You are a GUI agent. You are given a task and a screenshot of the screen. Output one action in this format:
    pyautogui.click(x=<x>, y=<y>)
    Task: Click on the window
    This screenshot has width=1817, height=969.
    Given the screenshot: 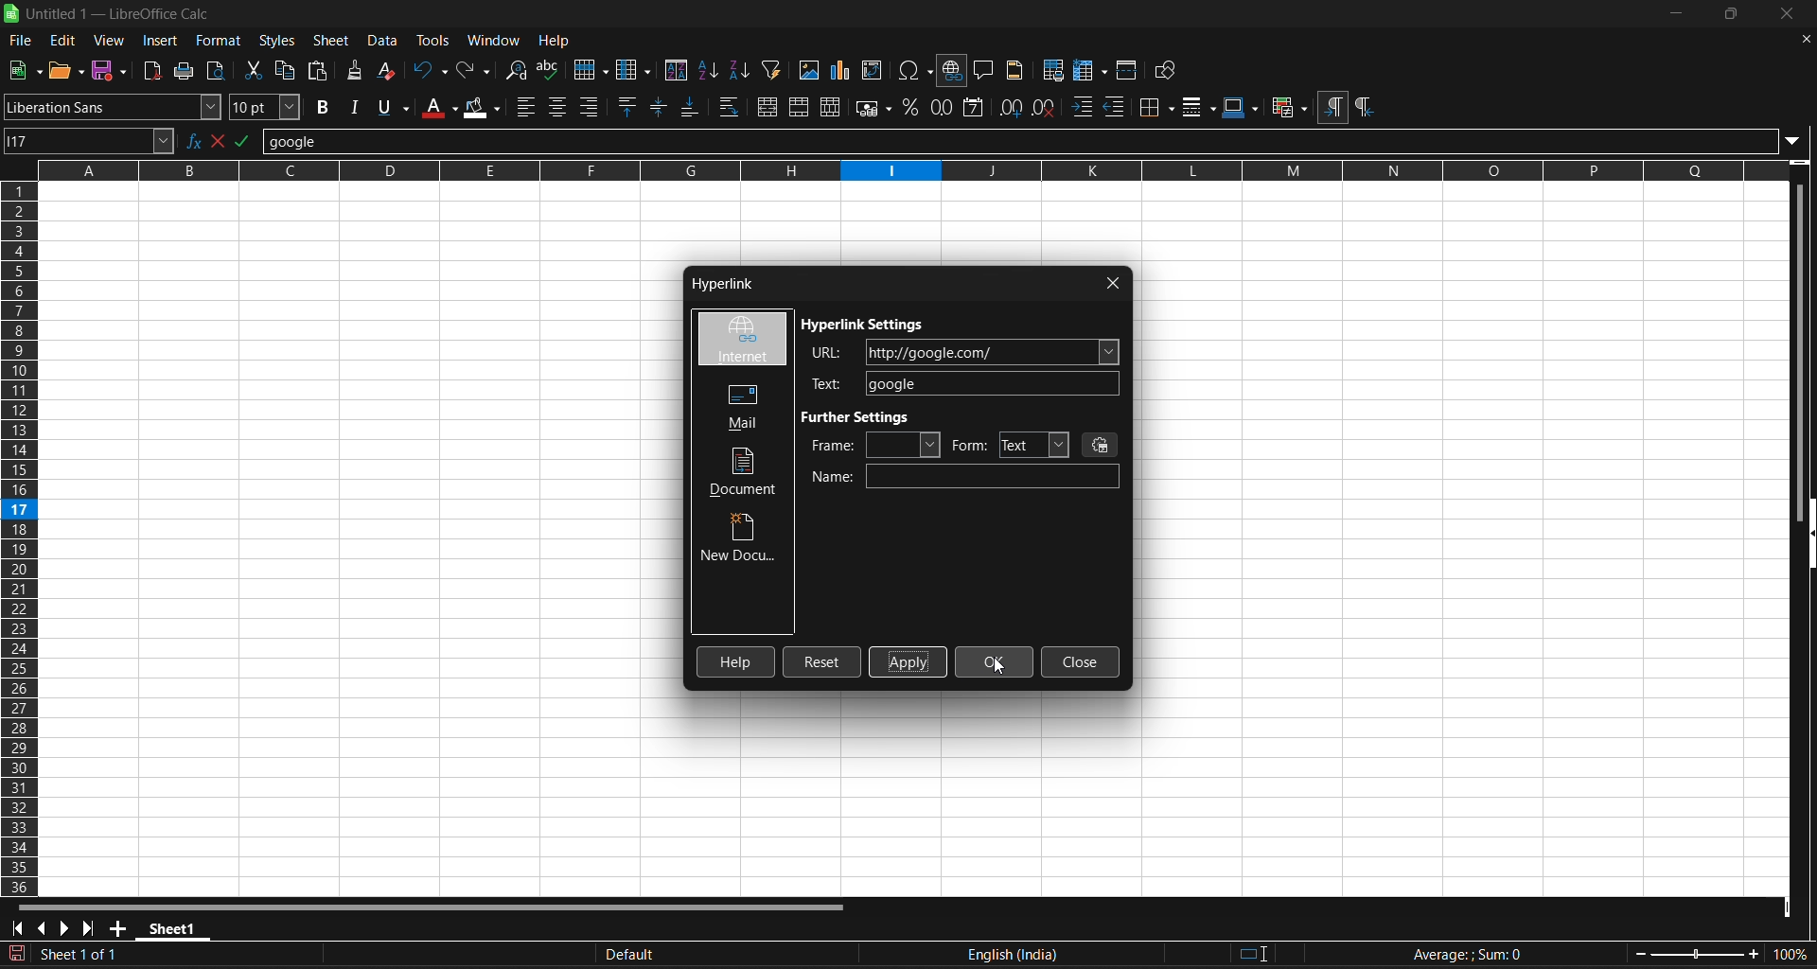 What is the action you would take?
    pyautogui.click(x=496, y=38)
    